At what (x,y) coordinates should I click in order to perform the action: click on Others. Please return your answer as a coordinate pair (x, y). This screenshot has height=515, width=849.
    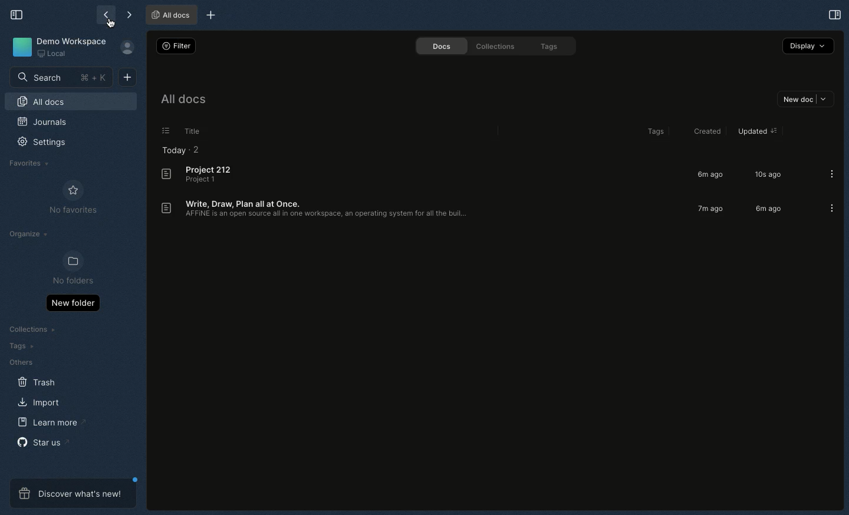
    Looking at the image, I should click on (19, 362).